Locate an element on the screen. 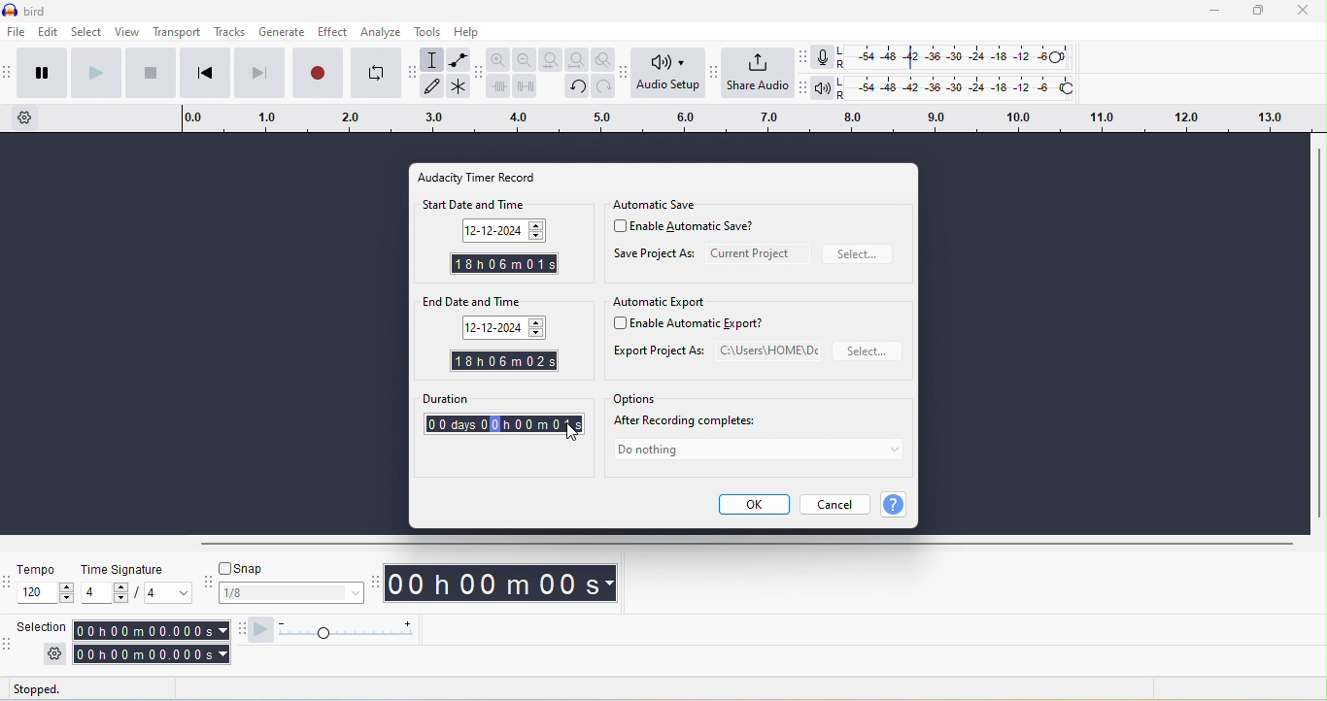 The image size is (1327, 701). effect is located at coordinates (330, 33).